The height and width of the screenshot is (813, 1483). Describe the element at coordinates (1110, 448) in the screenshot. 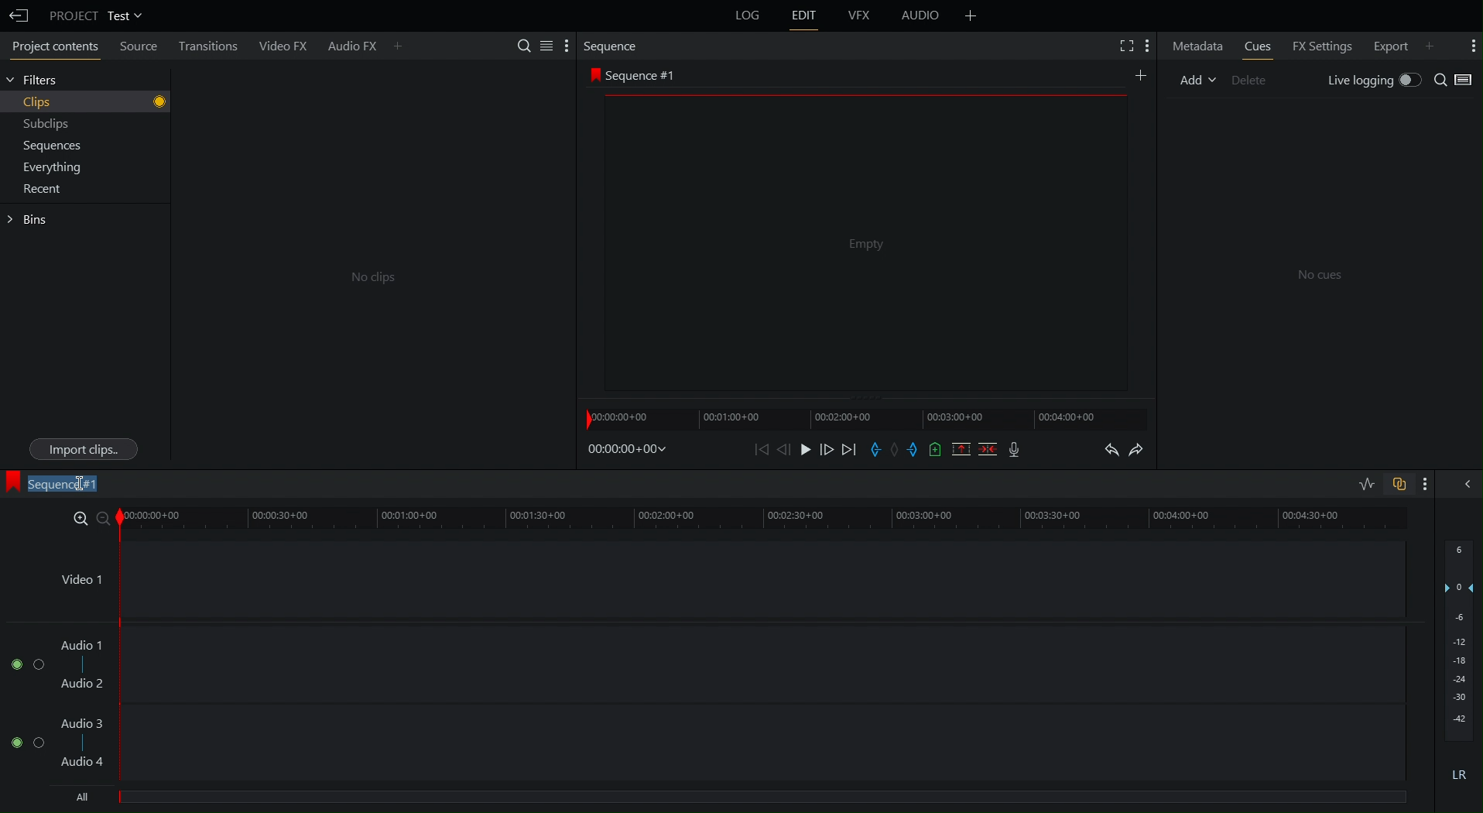

I see `Undo` at that location.